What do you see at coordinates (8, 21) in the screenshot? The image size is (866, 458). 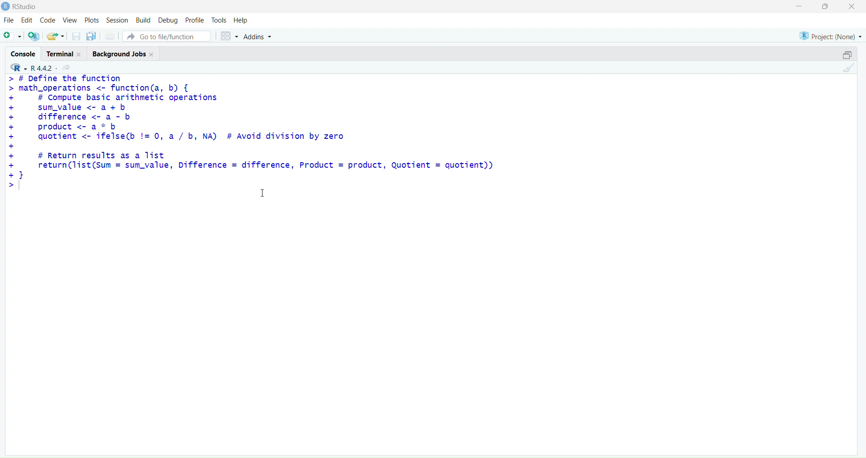 I see `File` at bounding box center [8, 21].